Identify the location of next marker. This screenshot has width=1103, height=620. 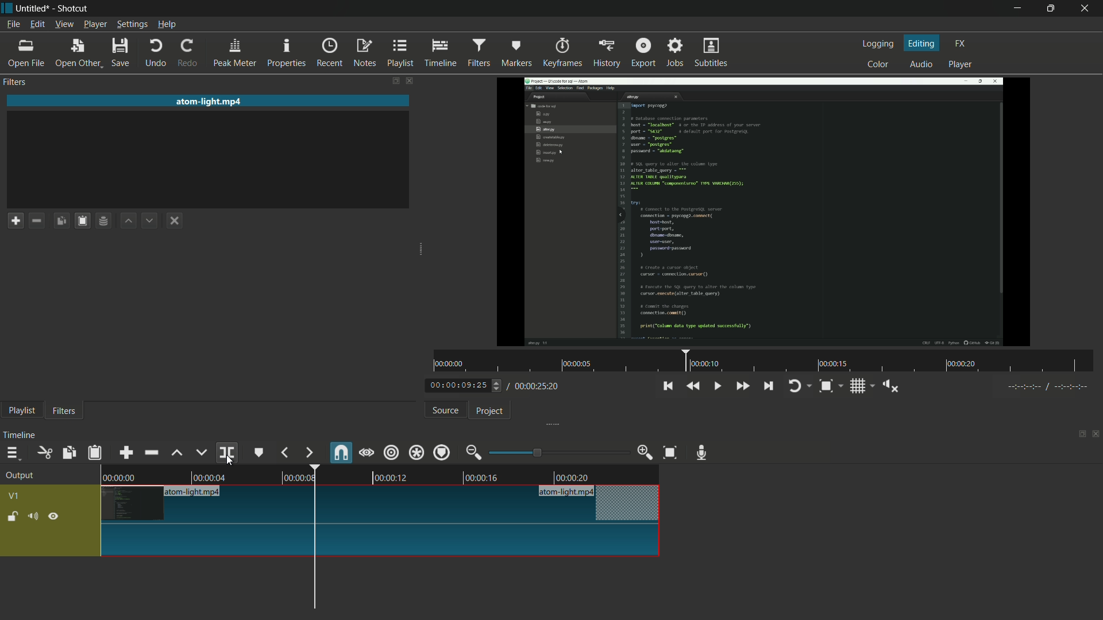
(308, 453).